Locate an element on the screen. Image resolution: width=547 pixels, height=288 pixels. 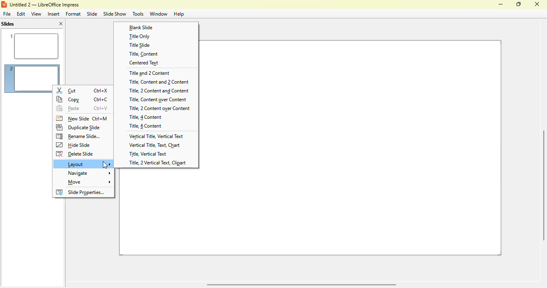
title and 2 content is located at coordinates (149, 73).